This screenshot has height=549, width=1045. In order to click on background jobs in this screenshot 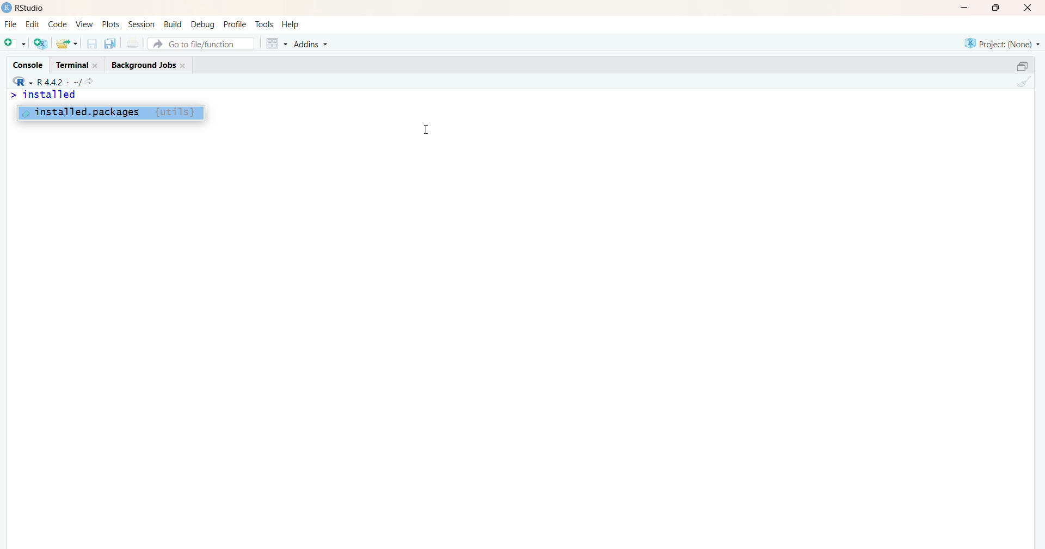, I will do `click(149, 65)`.